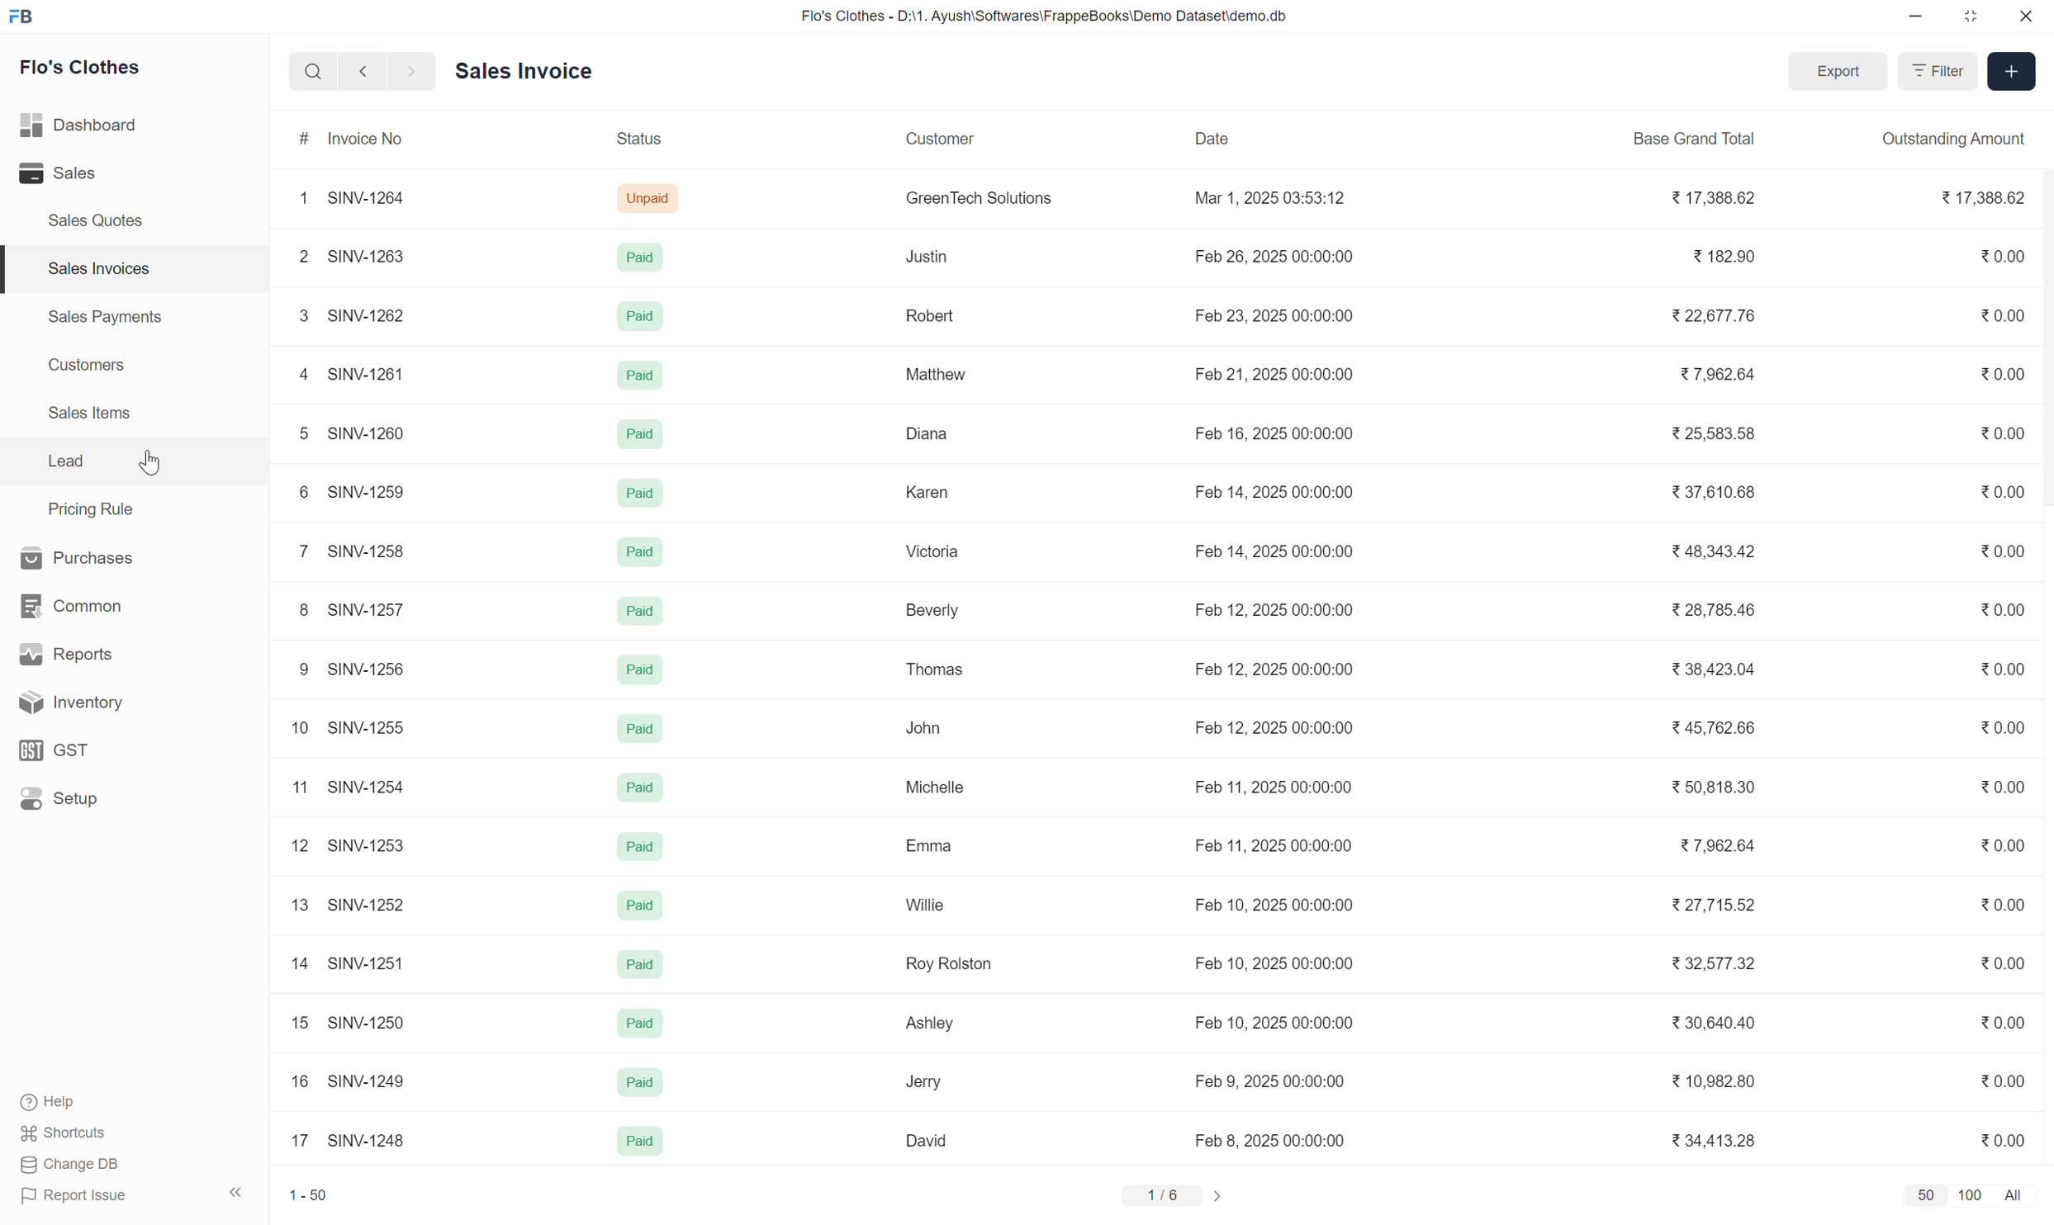  I want to click on Unpaid, so click(650, 198).